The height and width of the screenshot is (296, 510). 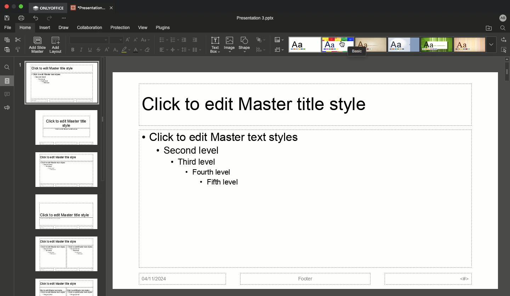 I want to click on Replace, so click(x=504, y=40).